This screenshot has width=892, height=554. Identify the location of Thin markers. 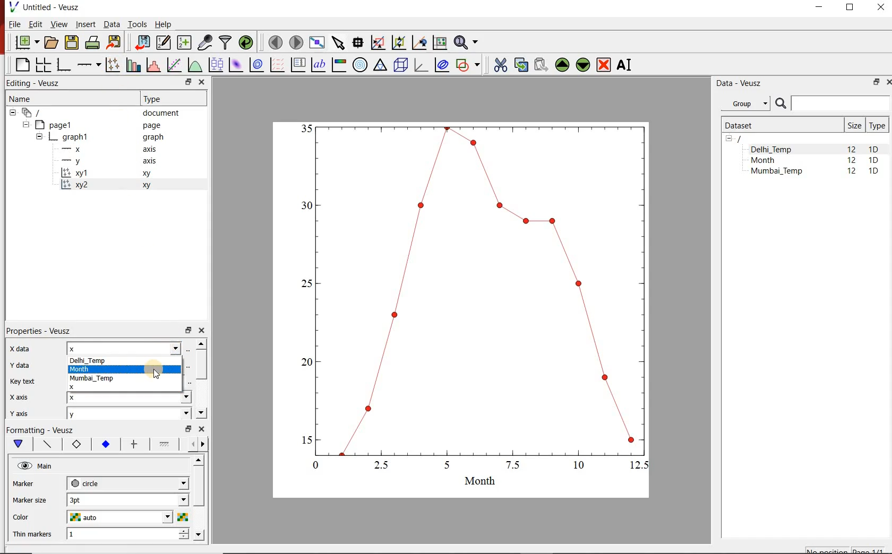
(31, 535).